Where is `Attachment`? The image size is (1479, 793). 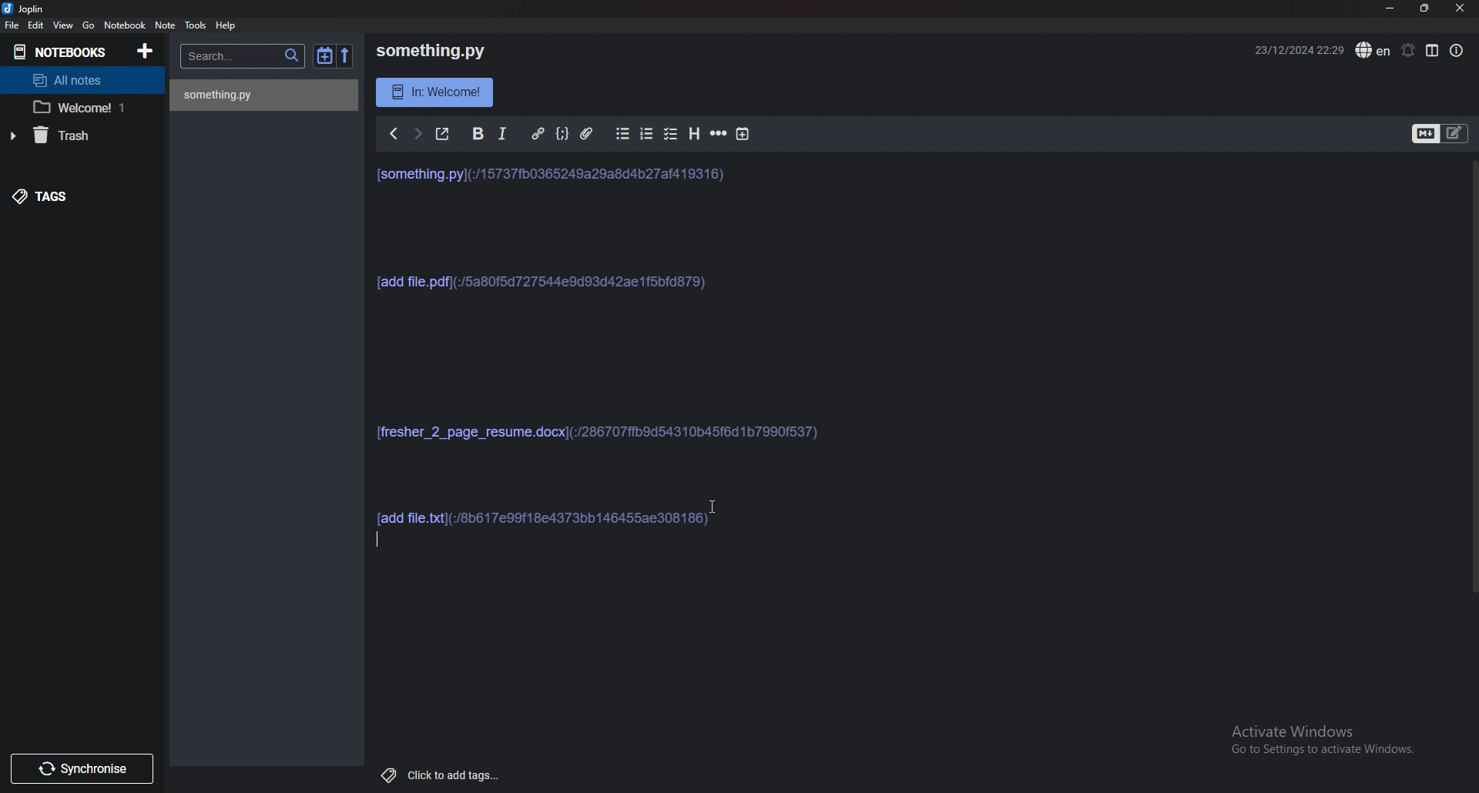
Attachment is located at coordinates (588, 132).